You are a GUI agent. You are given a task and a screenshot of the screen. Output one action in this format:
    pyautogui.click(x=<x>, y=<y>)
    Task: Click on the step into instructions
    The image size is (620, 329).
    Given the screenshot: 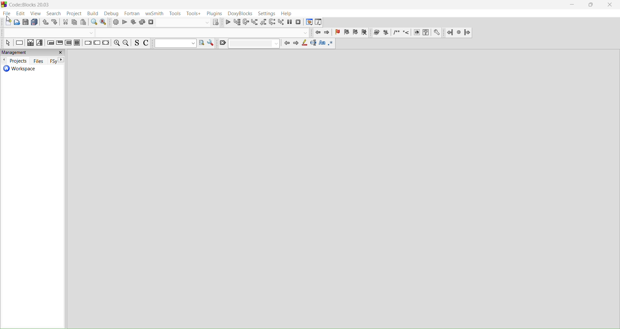 What is the action you would take?
    pyautogui.click(x=280, y=22)
    